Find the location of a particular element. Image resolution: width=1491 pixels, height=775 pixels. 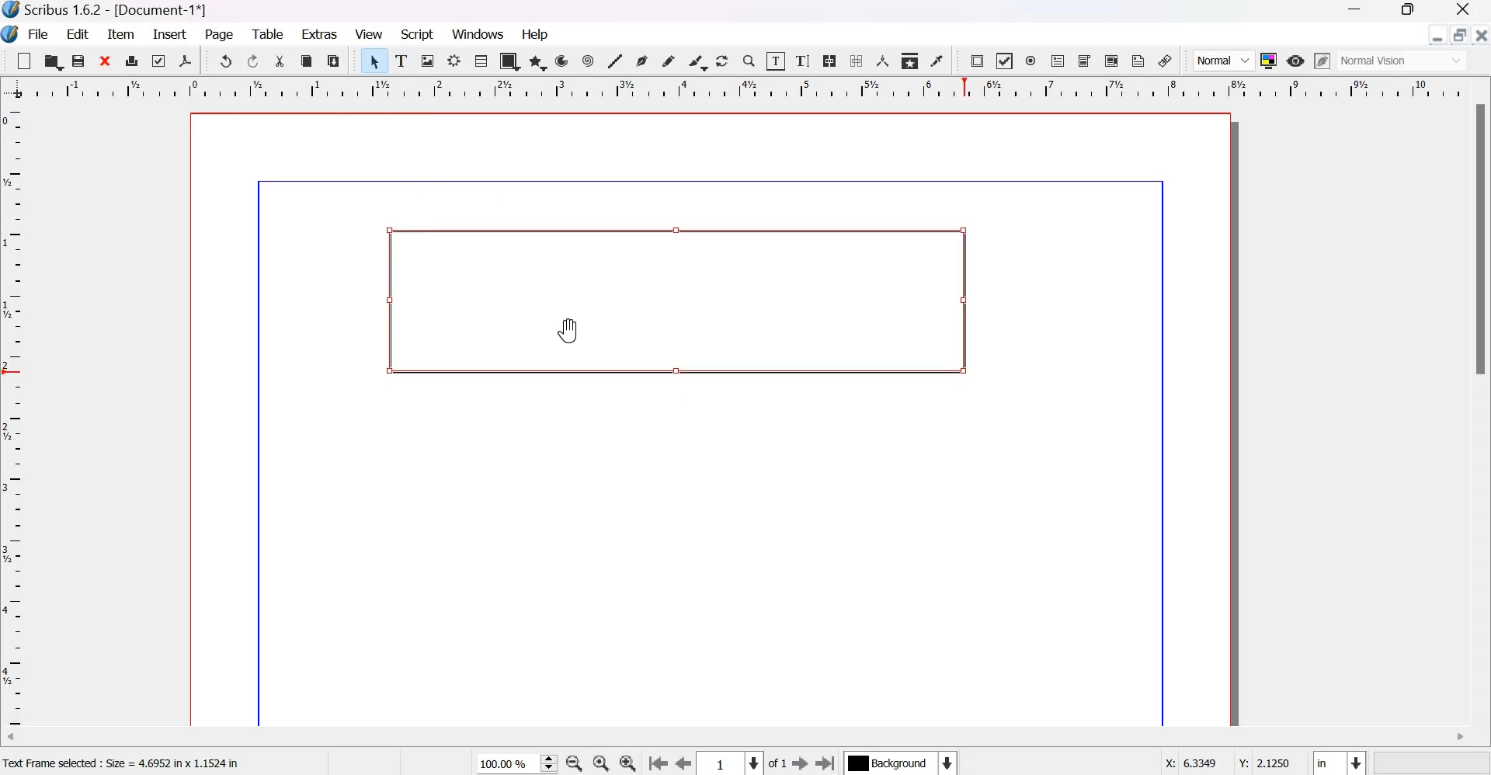

Maximize is located at coordinates (1402, 12).